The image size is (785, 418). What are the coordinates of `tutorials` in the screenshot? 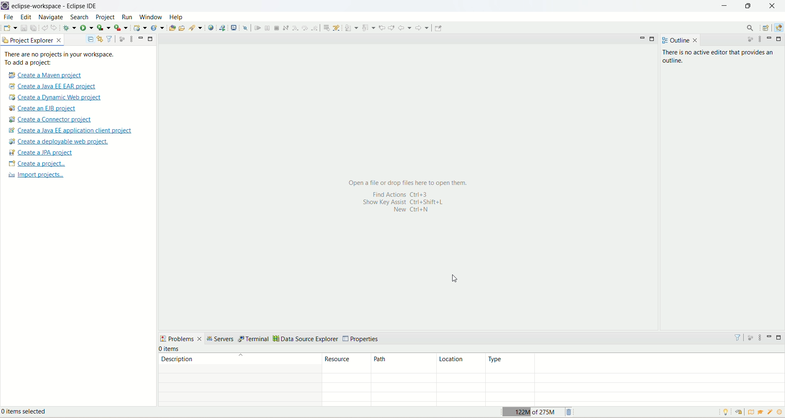 It's located at (762, 412).